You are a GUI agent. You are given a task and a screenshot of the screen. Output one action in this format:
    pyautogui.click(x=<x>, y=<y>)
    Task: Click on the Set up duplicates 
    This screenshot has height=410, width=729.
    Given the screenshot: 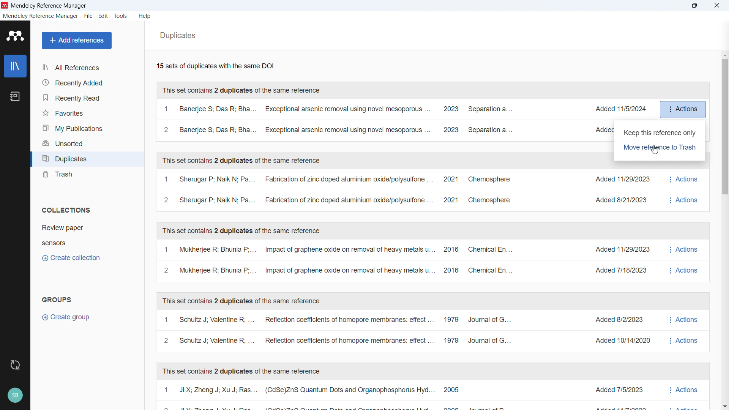 What is the action you would take?
    pyautogui.click(x=337, y=120)
    